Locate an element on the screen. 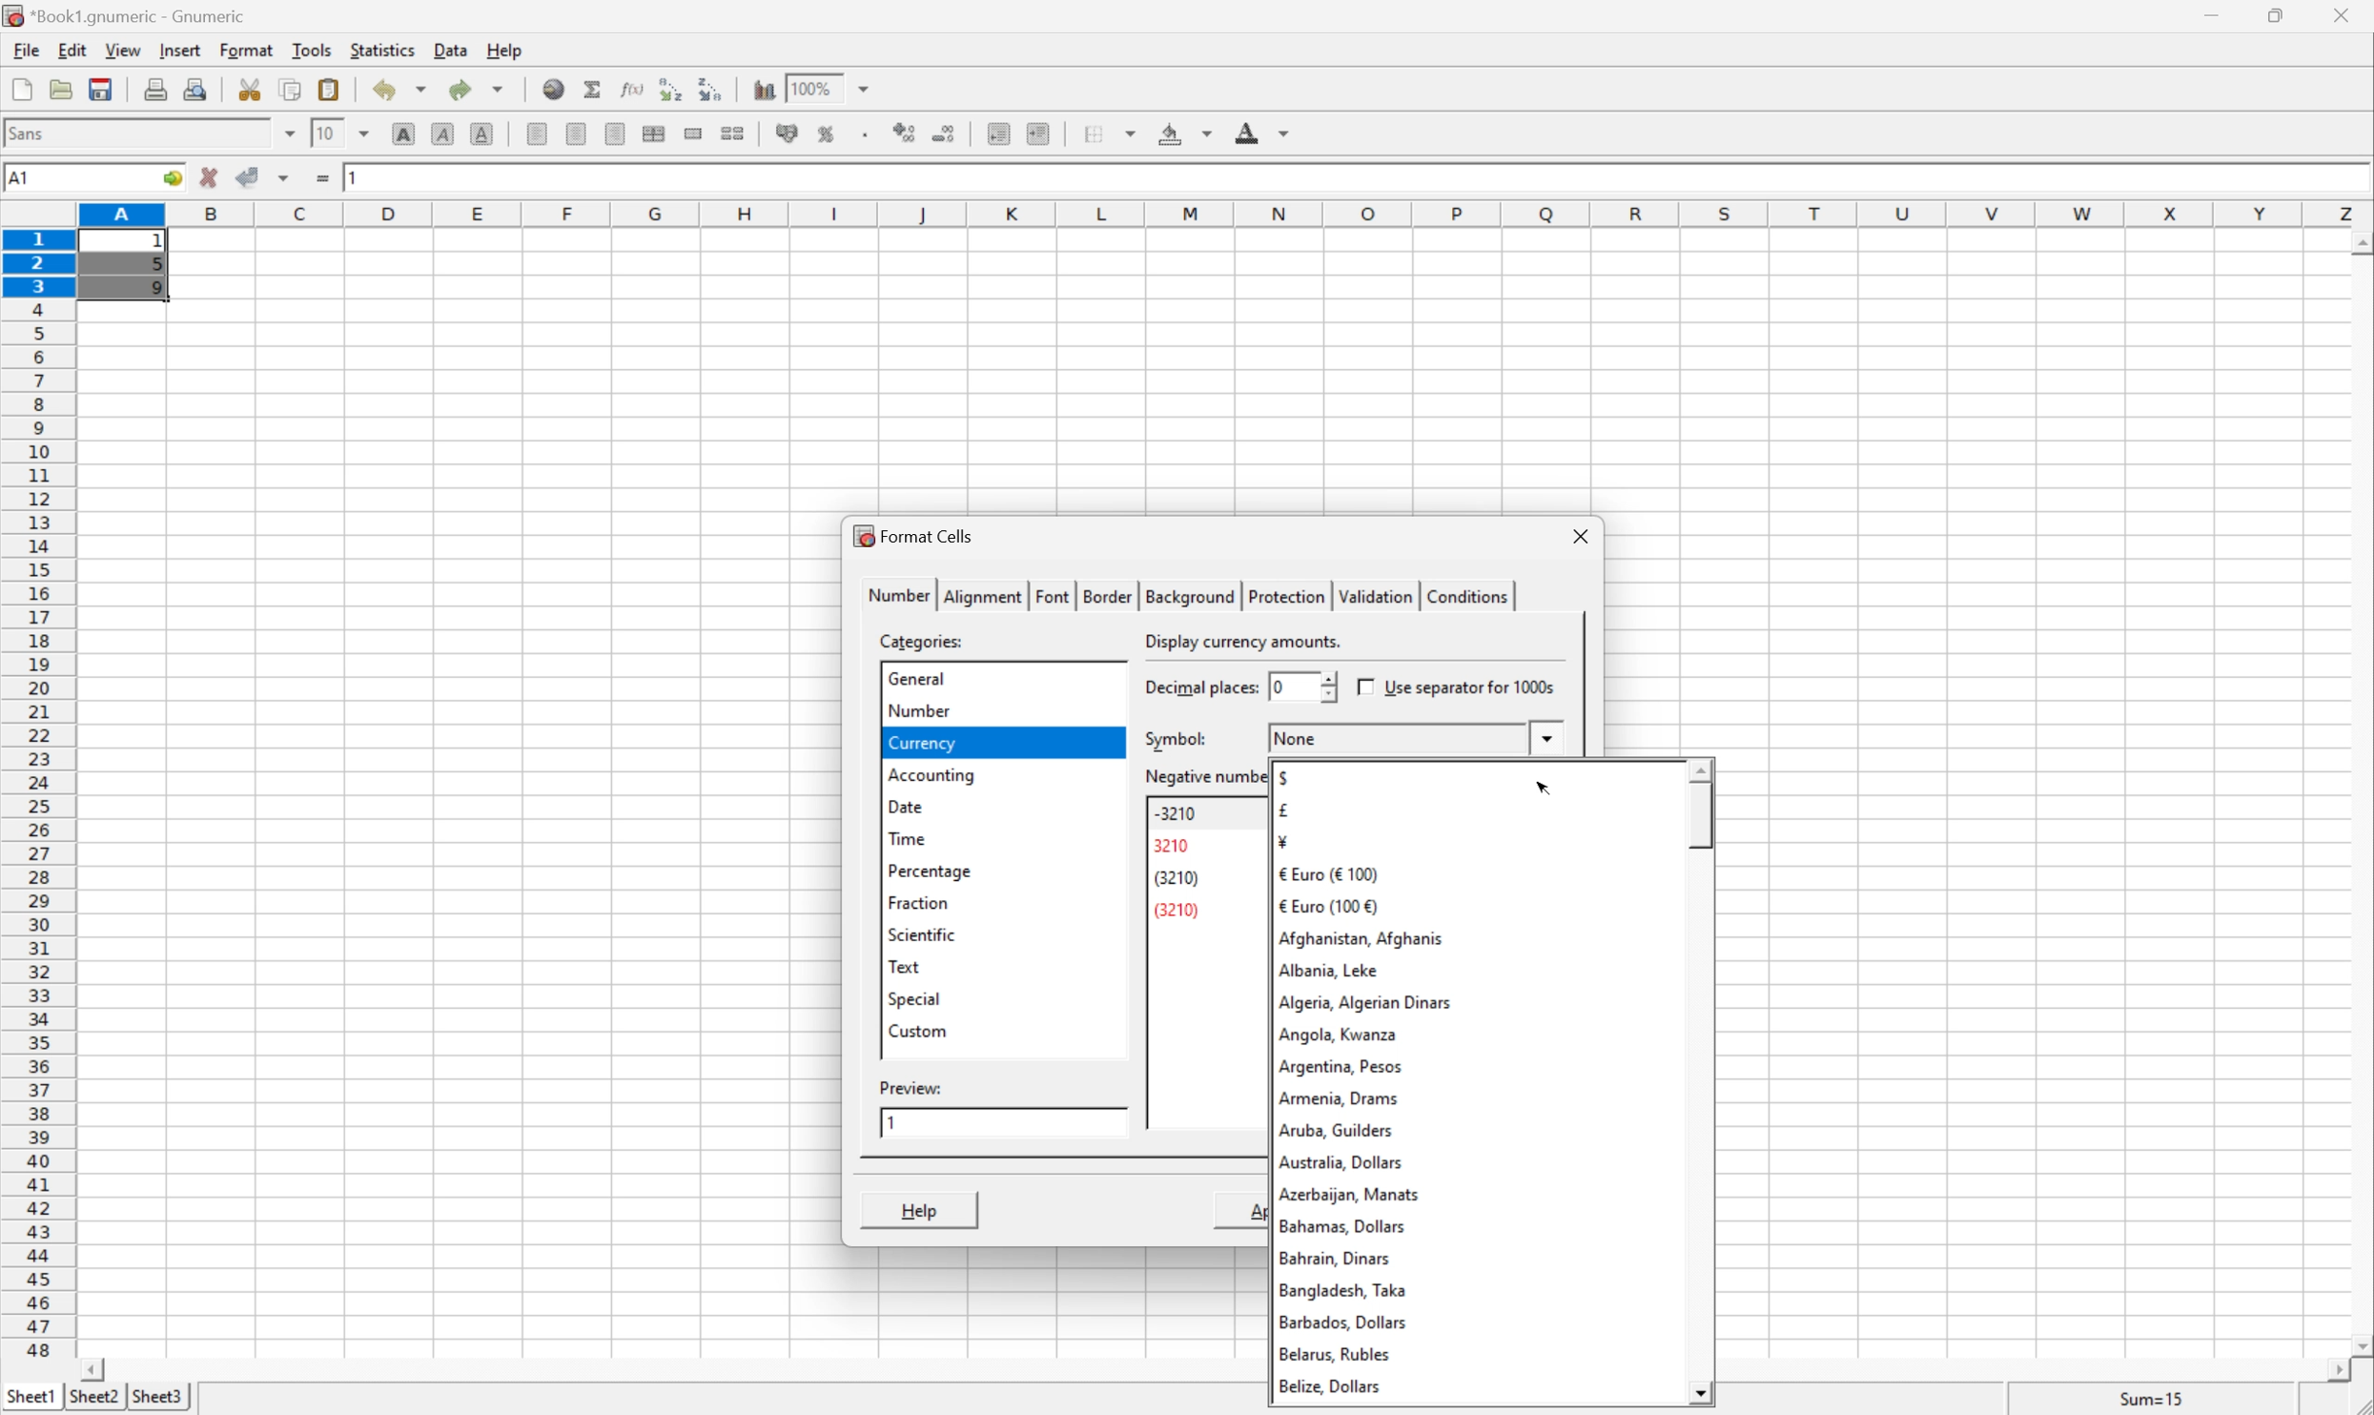  copy is located at coordinates (290, 89).